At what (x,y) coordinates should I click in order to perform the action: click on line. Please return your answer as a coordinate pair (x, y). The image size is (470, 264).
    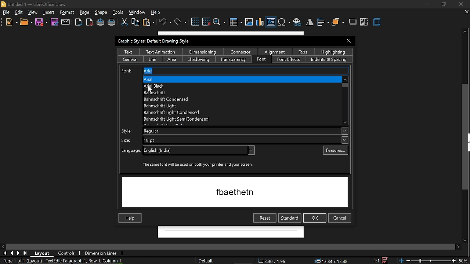
    Looking at the image, I should click on (152, 59).